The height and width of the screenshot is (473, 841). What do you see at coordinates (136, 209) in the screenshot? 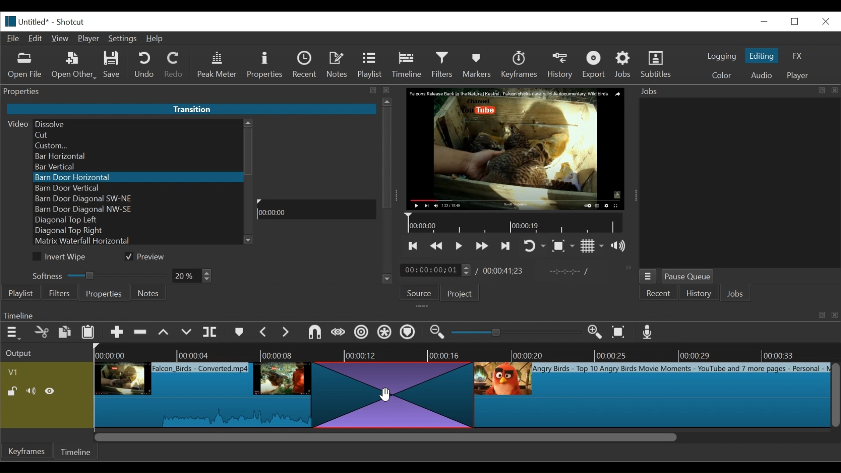
I see `Barn Door Diagonal NW SE` at bounding box center [136, 209].